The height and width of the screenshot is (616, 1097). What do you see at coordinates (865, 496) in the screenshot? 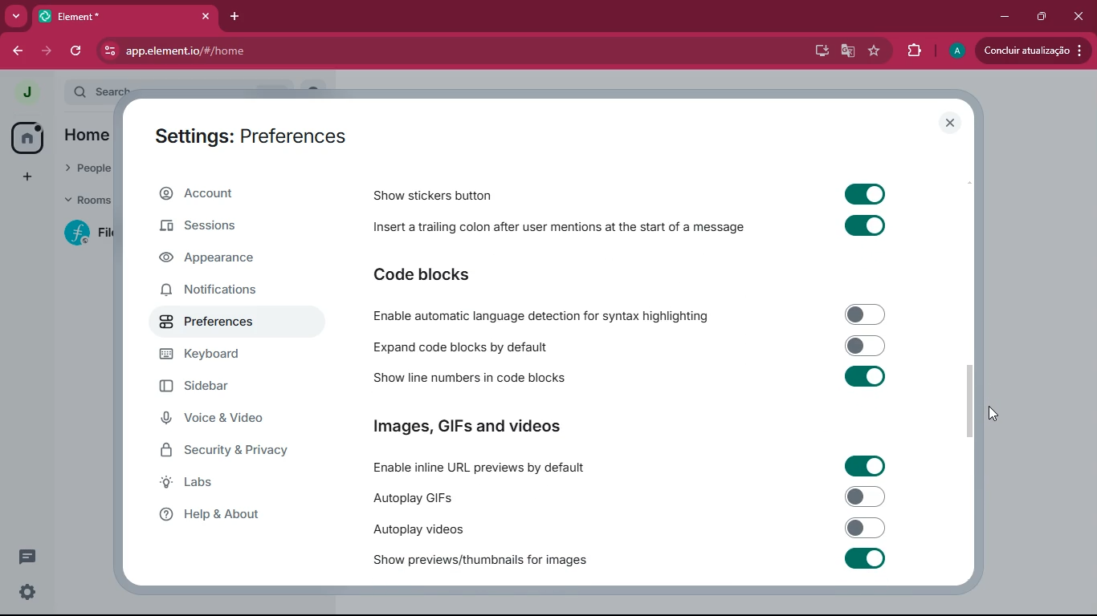
I see `` at bounding box center [865, 496].